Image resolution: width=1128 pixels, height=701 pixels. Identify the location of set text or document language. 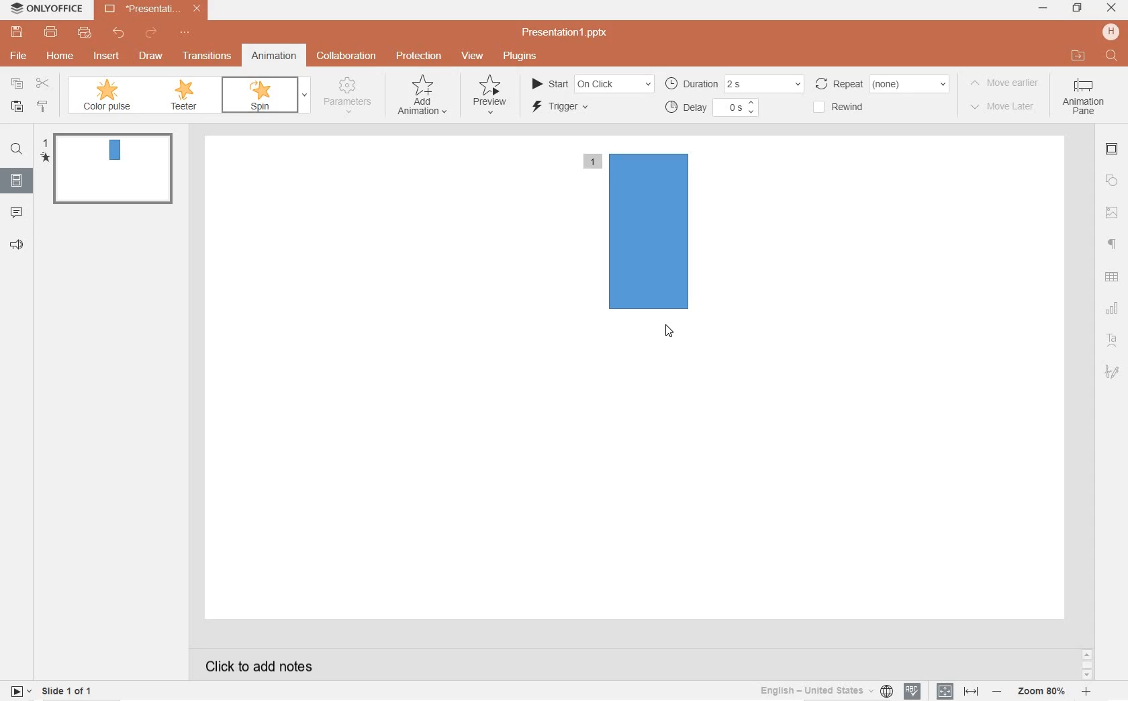
(955, 691).